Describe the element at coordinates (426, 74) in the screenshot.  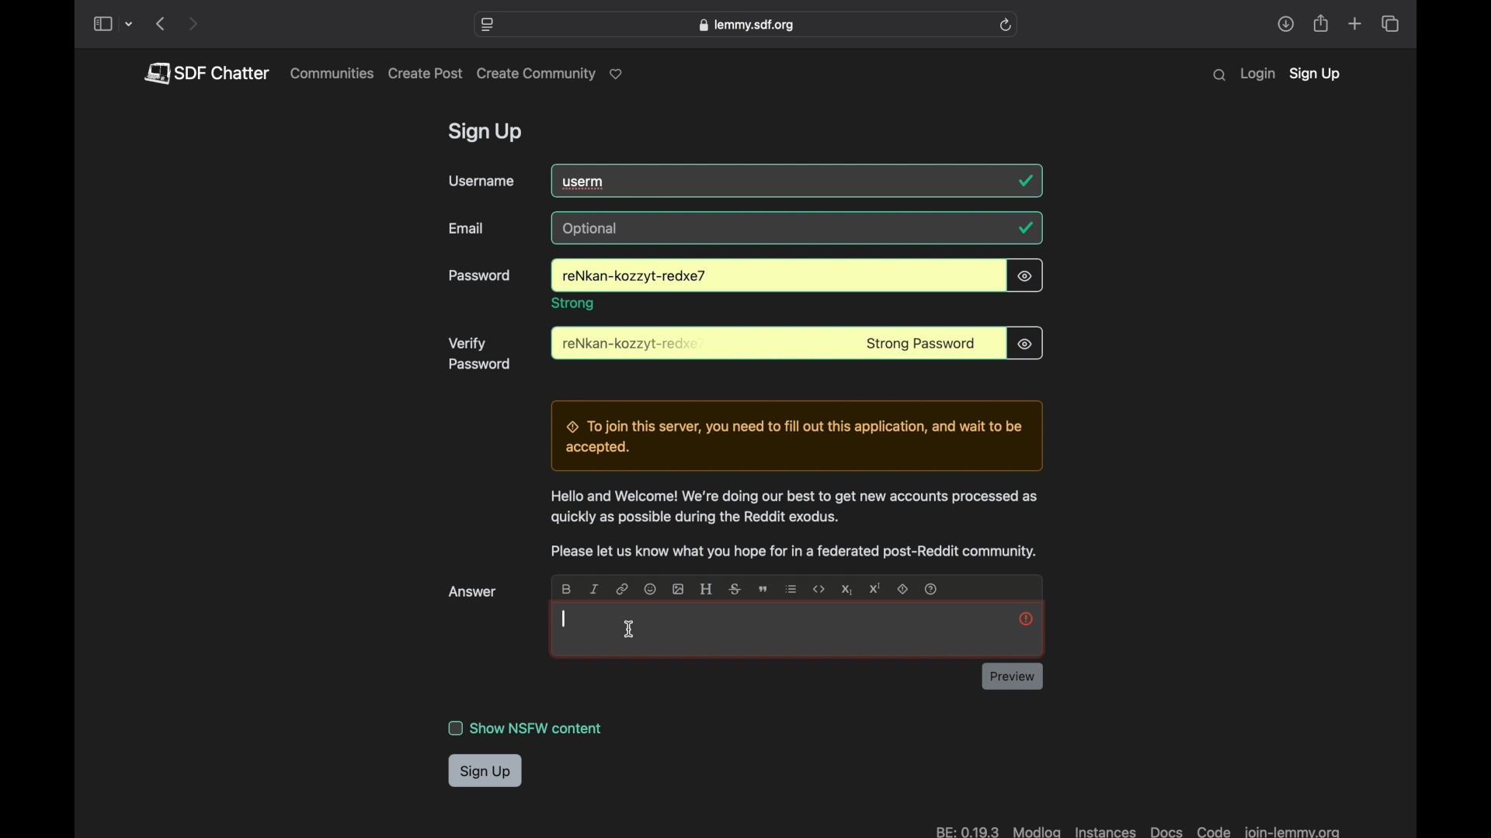
I see `create post` at that location.